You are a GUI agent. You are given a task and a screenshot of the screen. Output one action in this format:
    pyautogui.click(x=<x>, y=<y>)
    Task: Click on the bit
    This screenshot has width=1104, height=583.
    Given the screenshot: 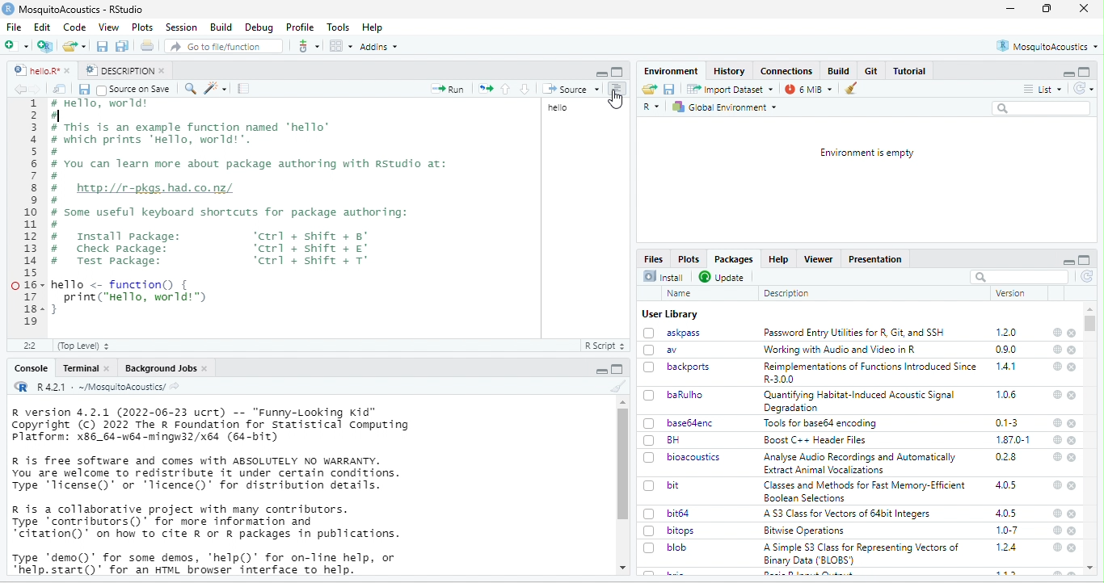 What is the action you would take?
    pyautogui.click(x=663, y=484)
    